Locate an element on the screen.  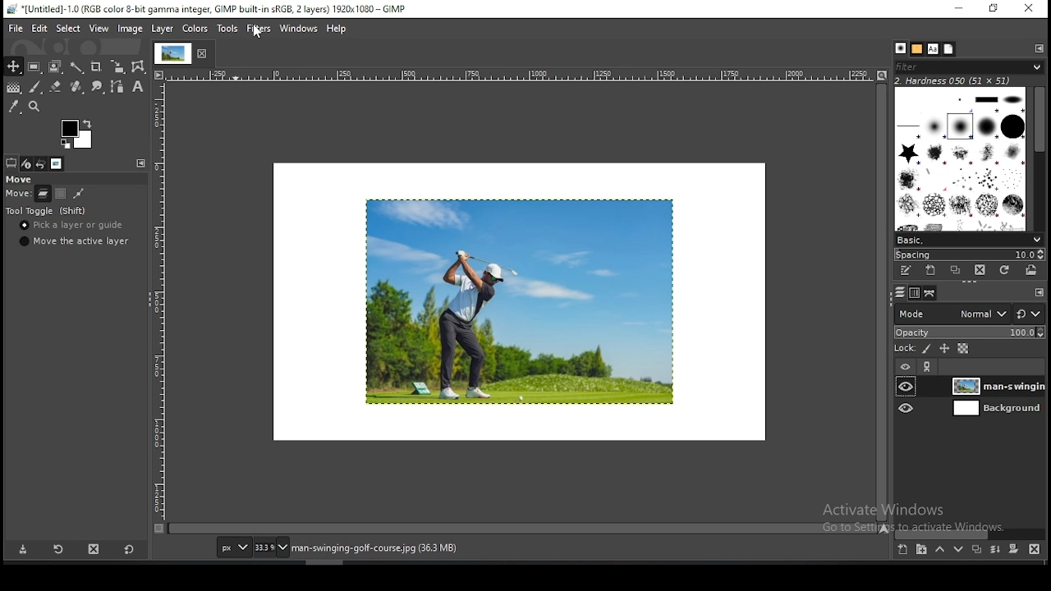
reset is located at coordinates (1030, 310).